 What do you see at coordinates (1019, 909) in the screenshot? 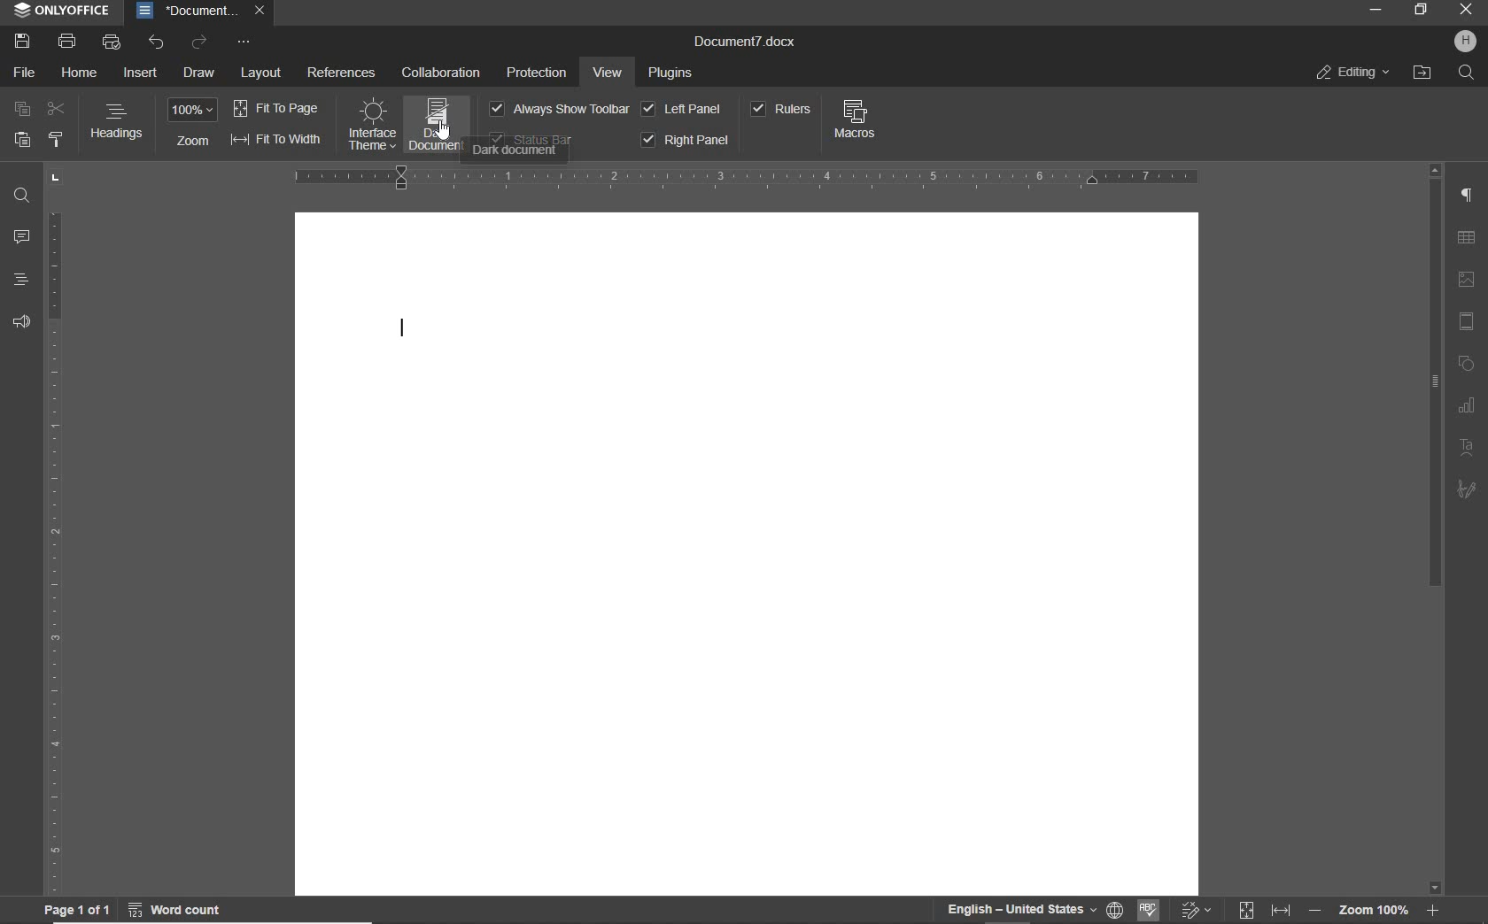
I see `TEXT LANGUAGE` at bounding box center [1019, 909].